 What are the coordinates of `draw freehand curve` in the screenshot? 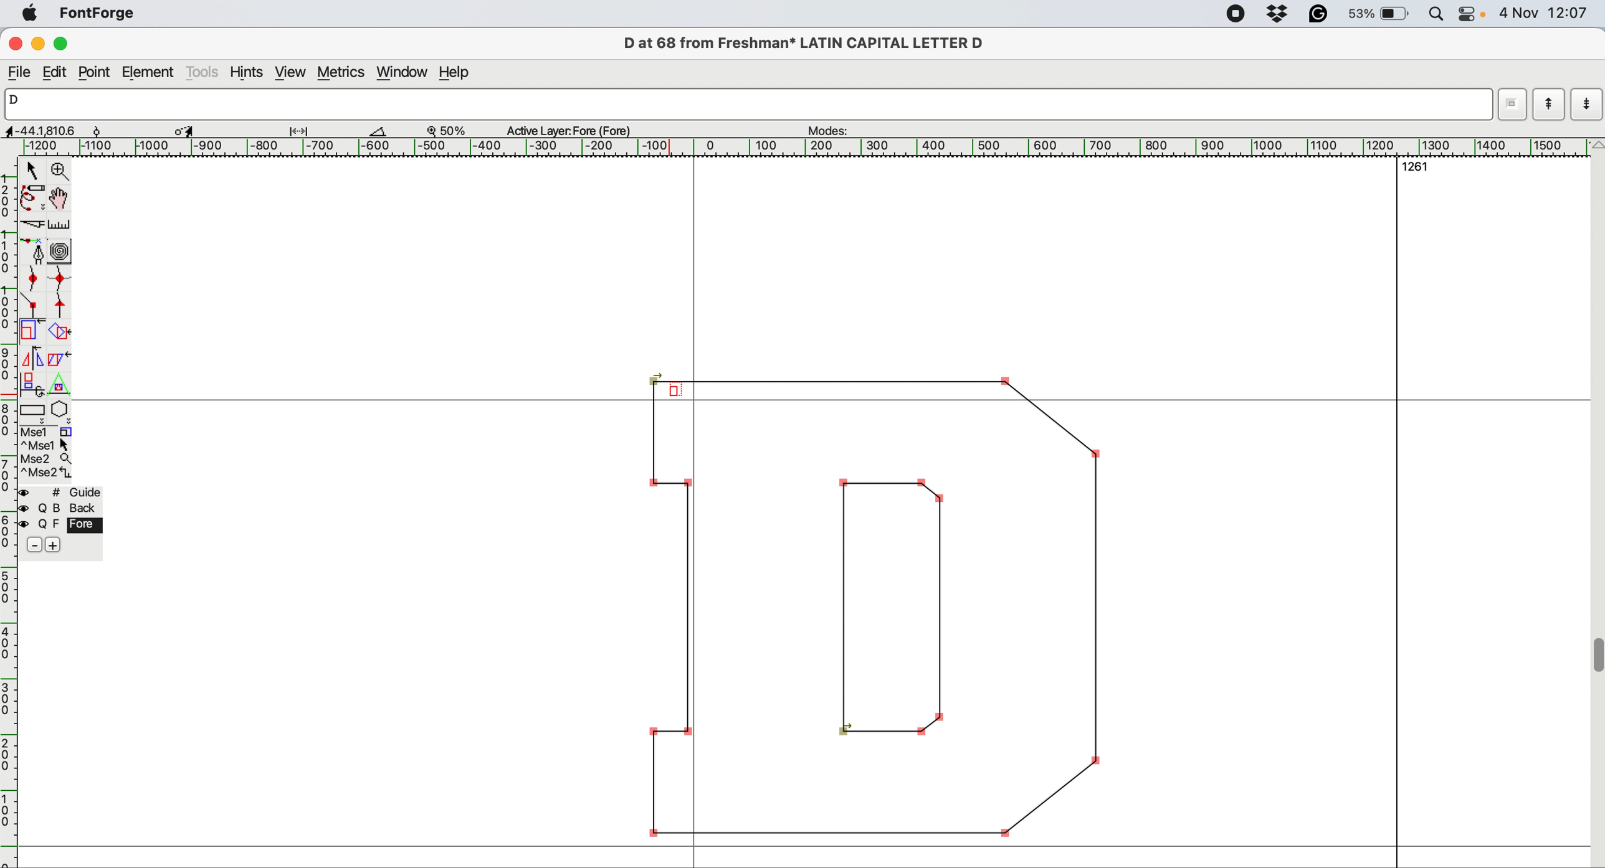 It's located at (32, 197).